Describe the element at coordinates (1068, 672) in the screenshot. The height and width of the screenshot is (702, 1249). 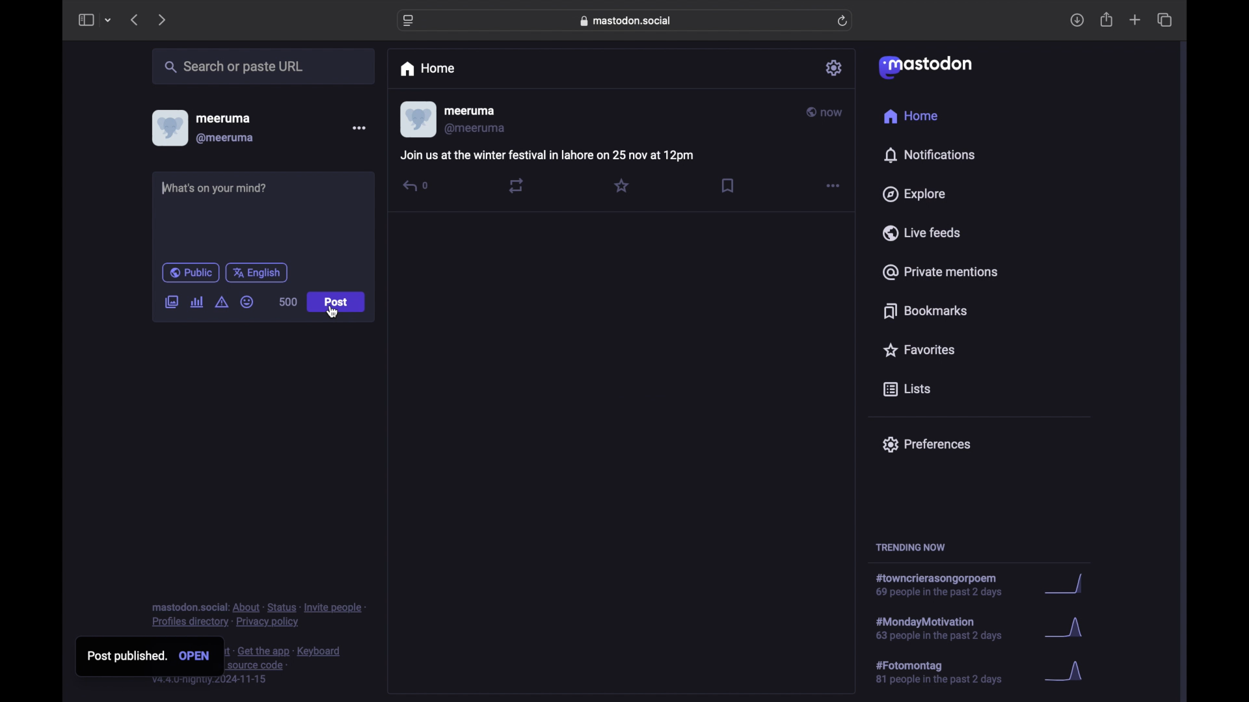
I see `graph` at that location.